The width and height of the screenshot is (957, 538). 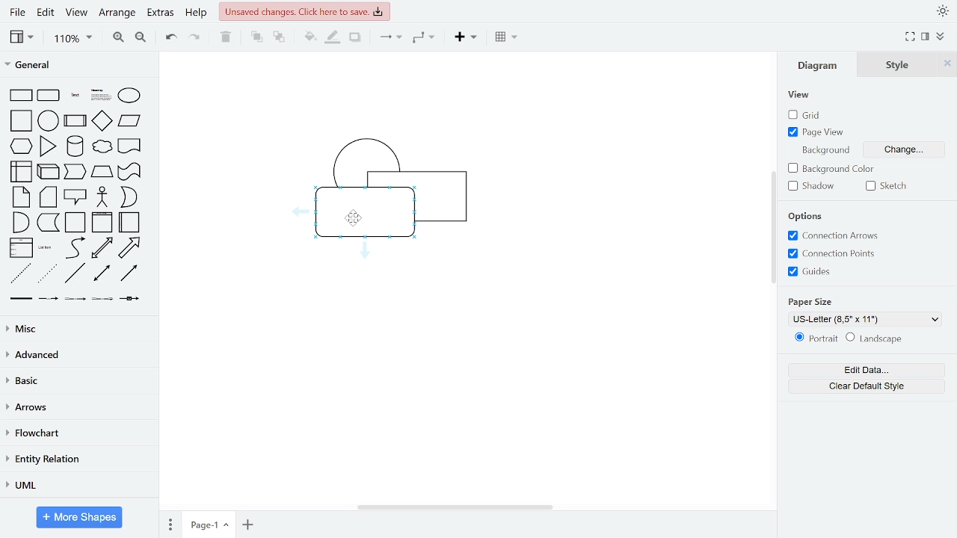 What do you see at coordinates (79, 458) in the screenshot?
I see `entity relation` at bounding box center [79, 458].